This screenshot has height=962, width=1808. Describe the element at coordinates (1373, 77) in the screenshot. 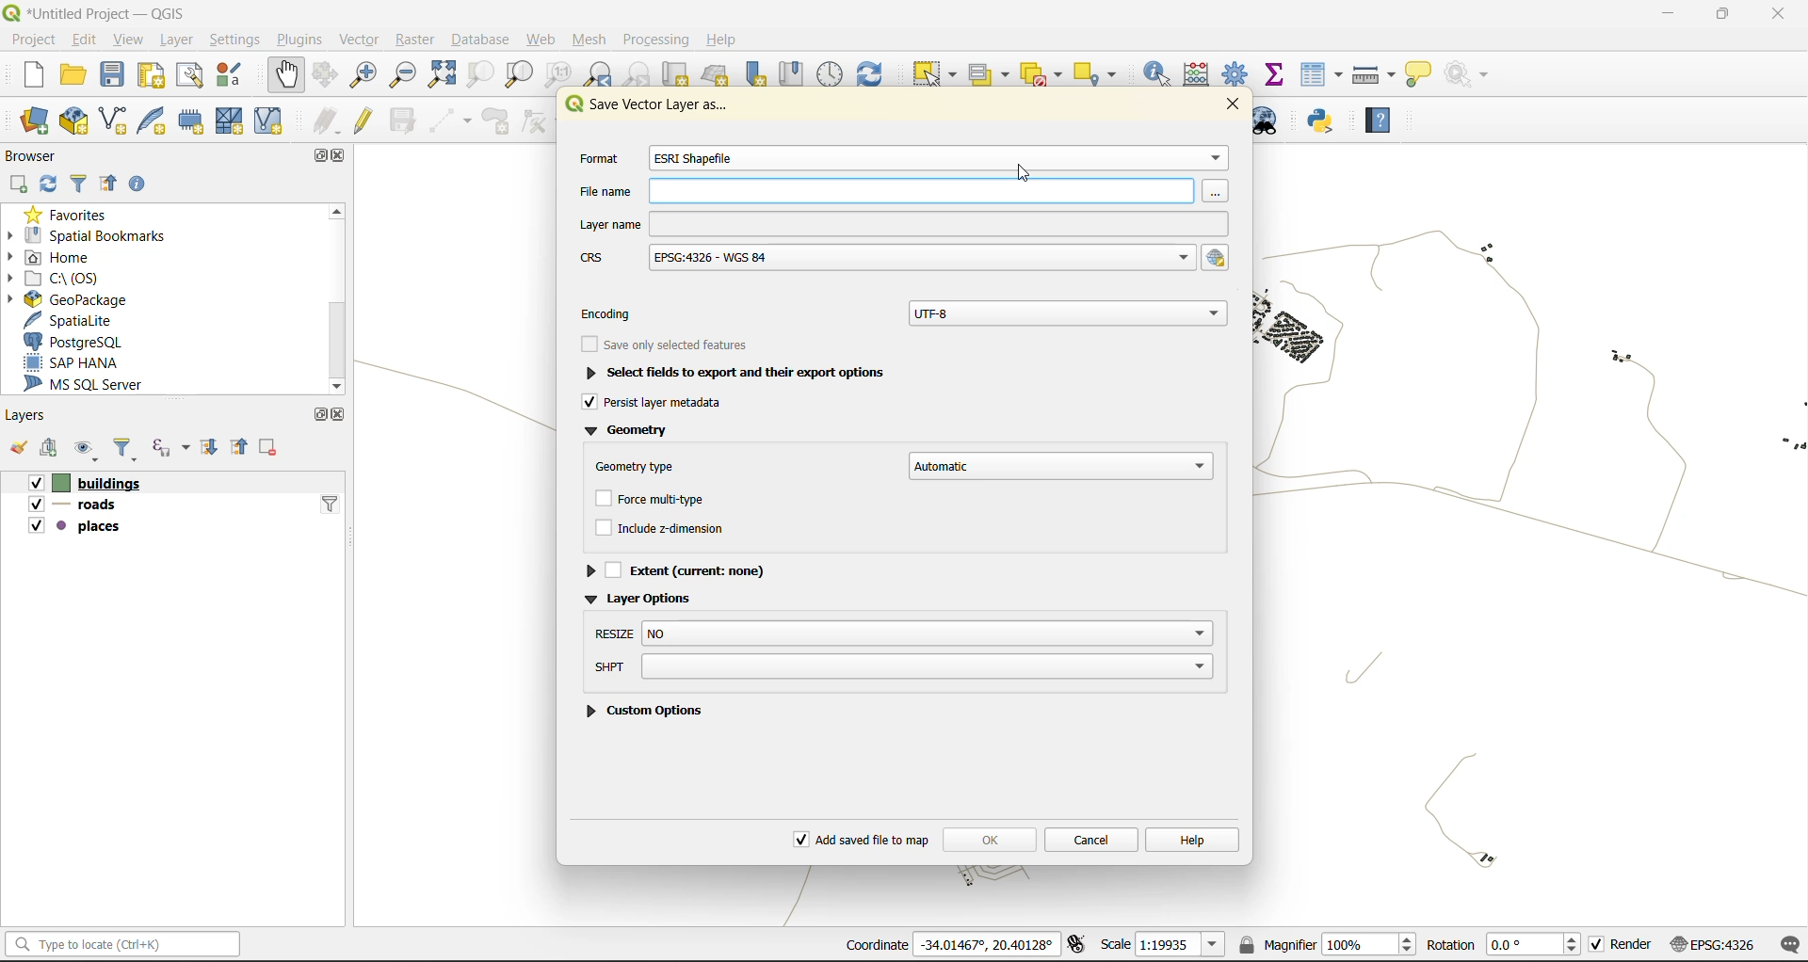

I see `measure line` at that location.